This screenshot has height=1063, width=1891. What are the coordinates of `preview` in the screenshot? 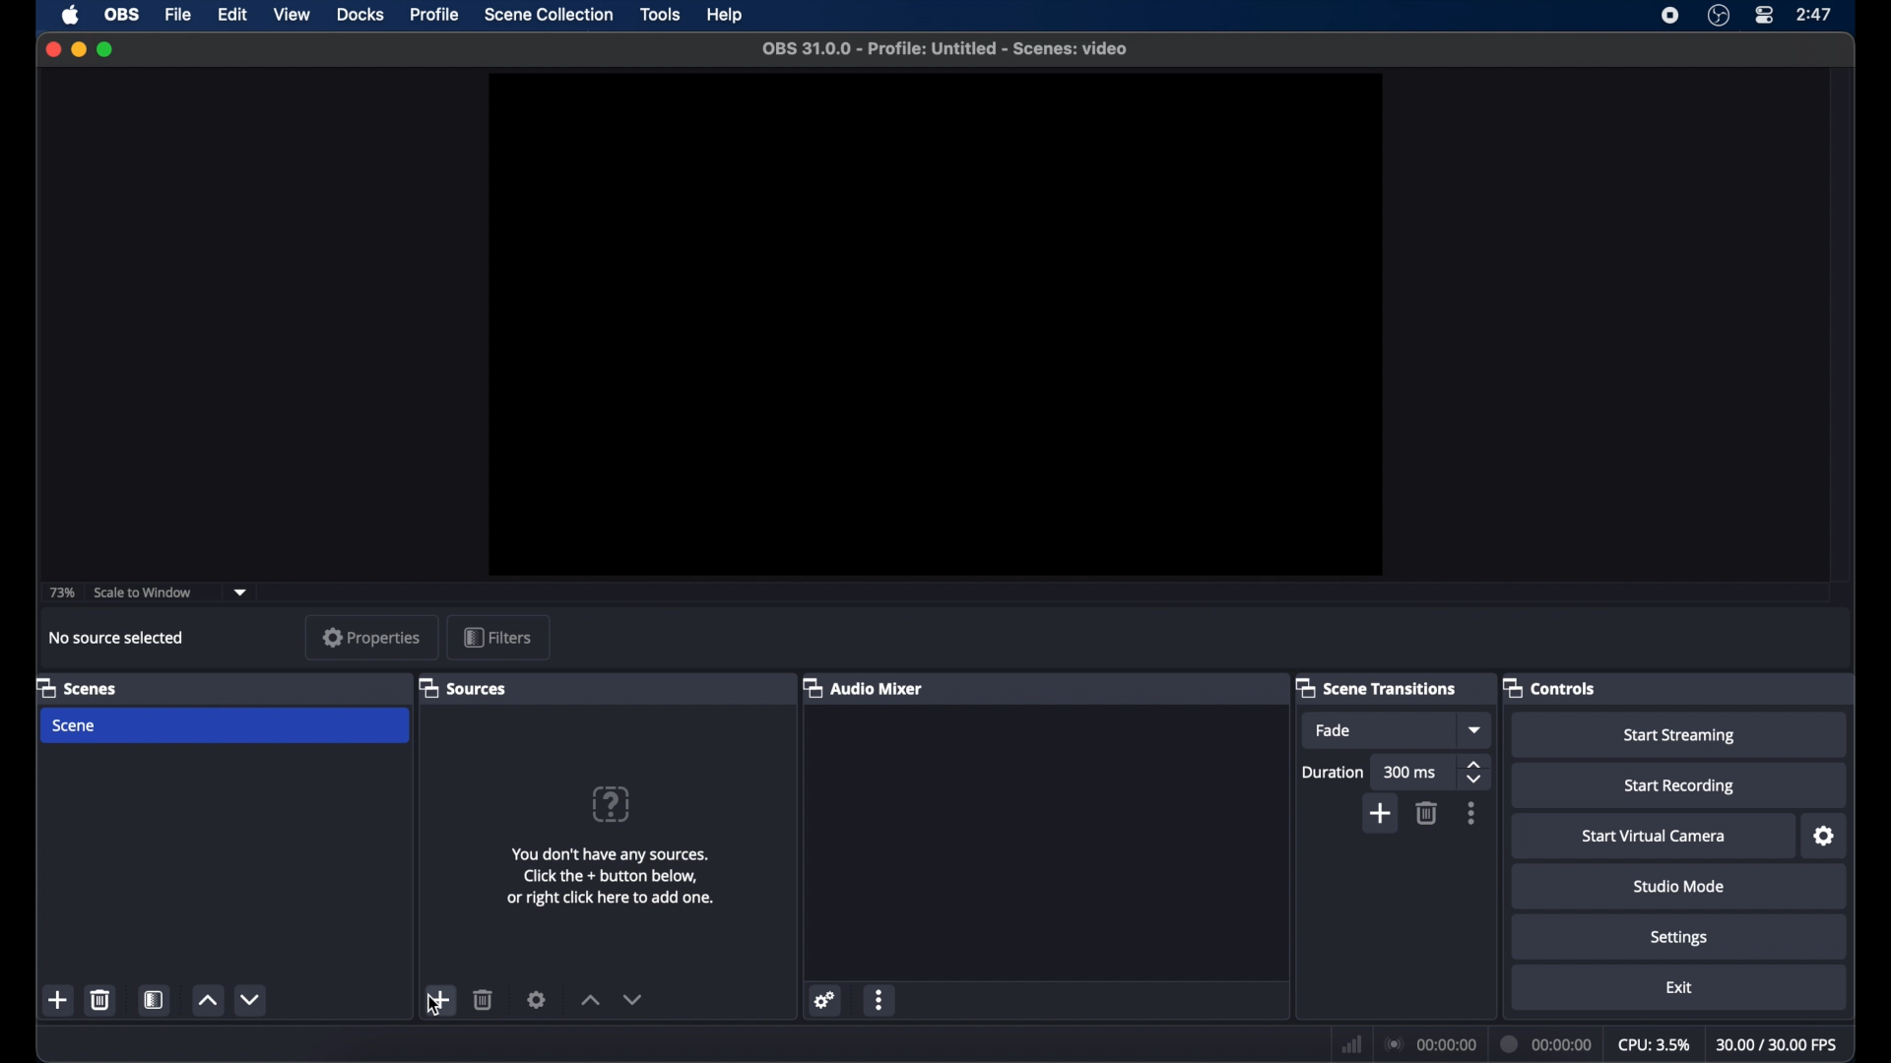 It's located at (932, 323).